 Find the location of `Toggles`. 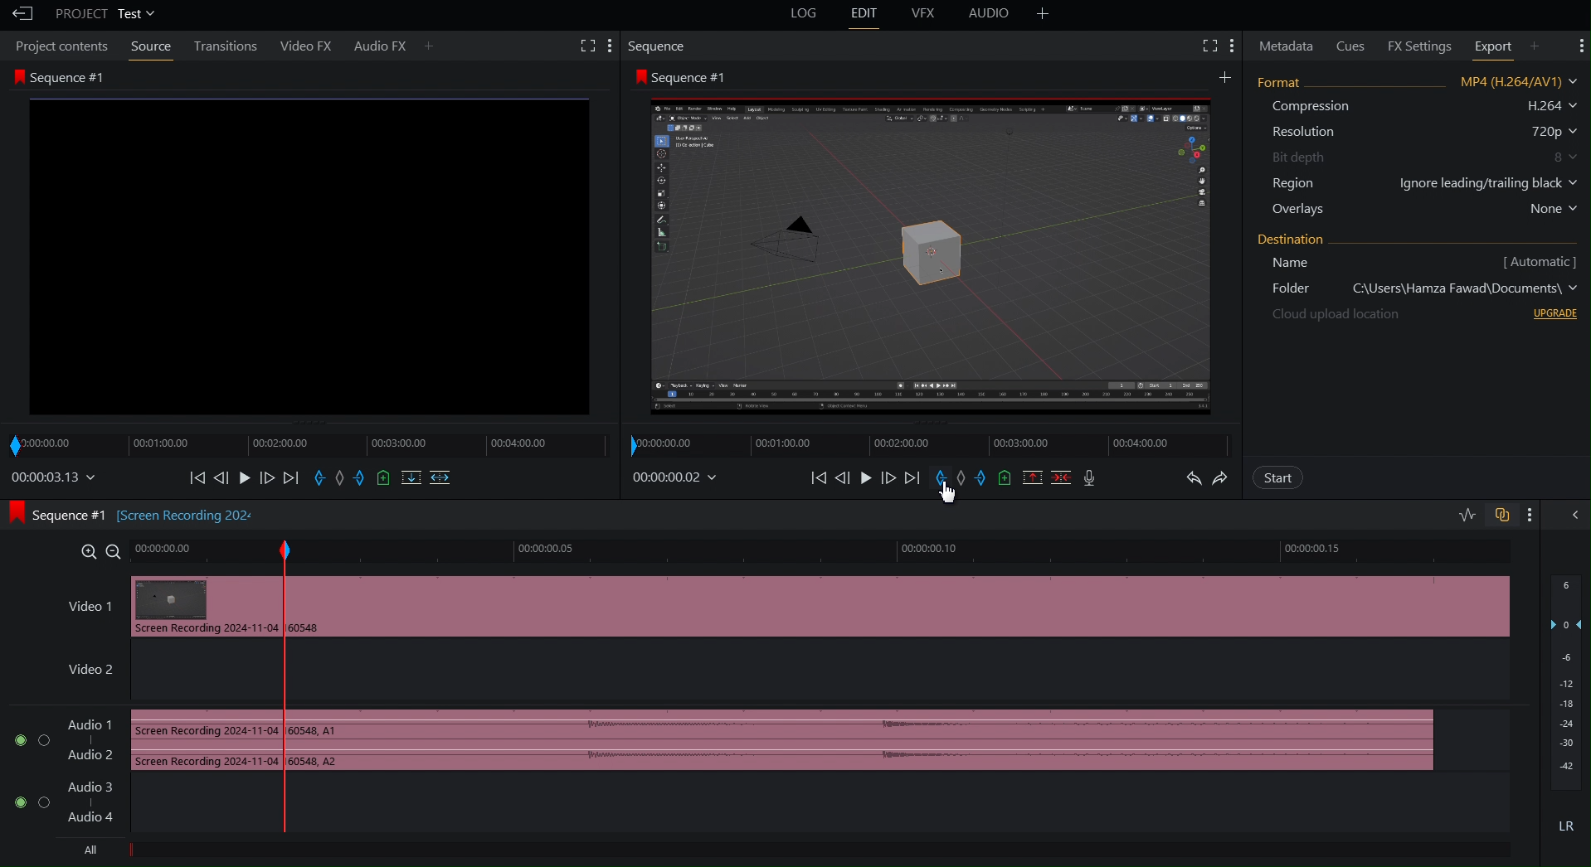

Toggles is located at coordinates (1480, 514).